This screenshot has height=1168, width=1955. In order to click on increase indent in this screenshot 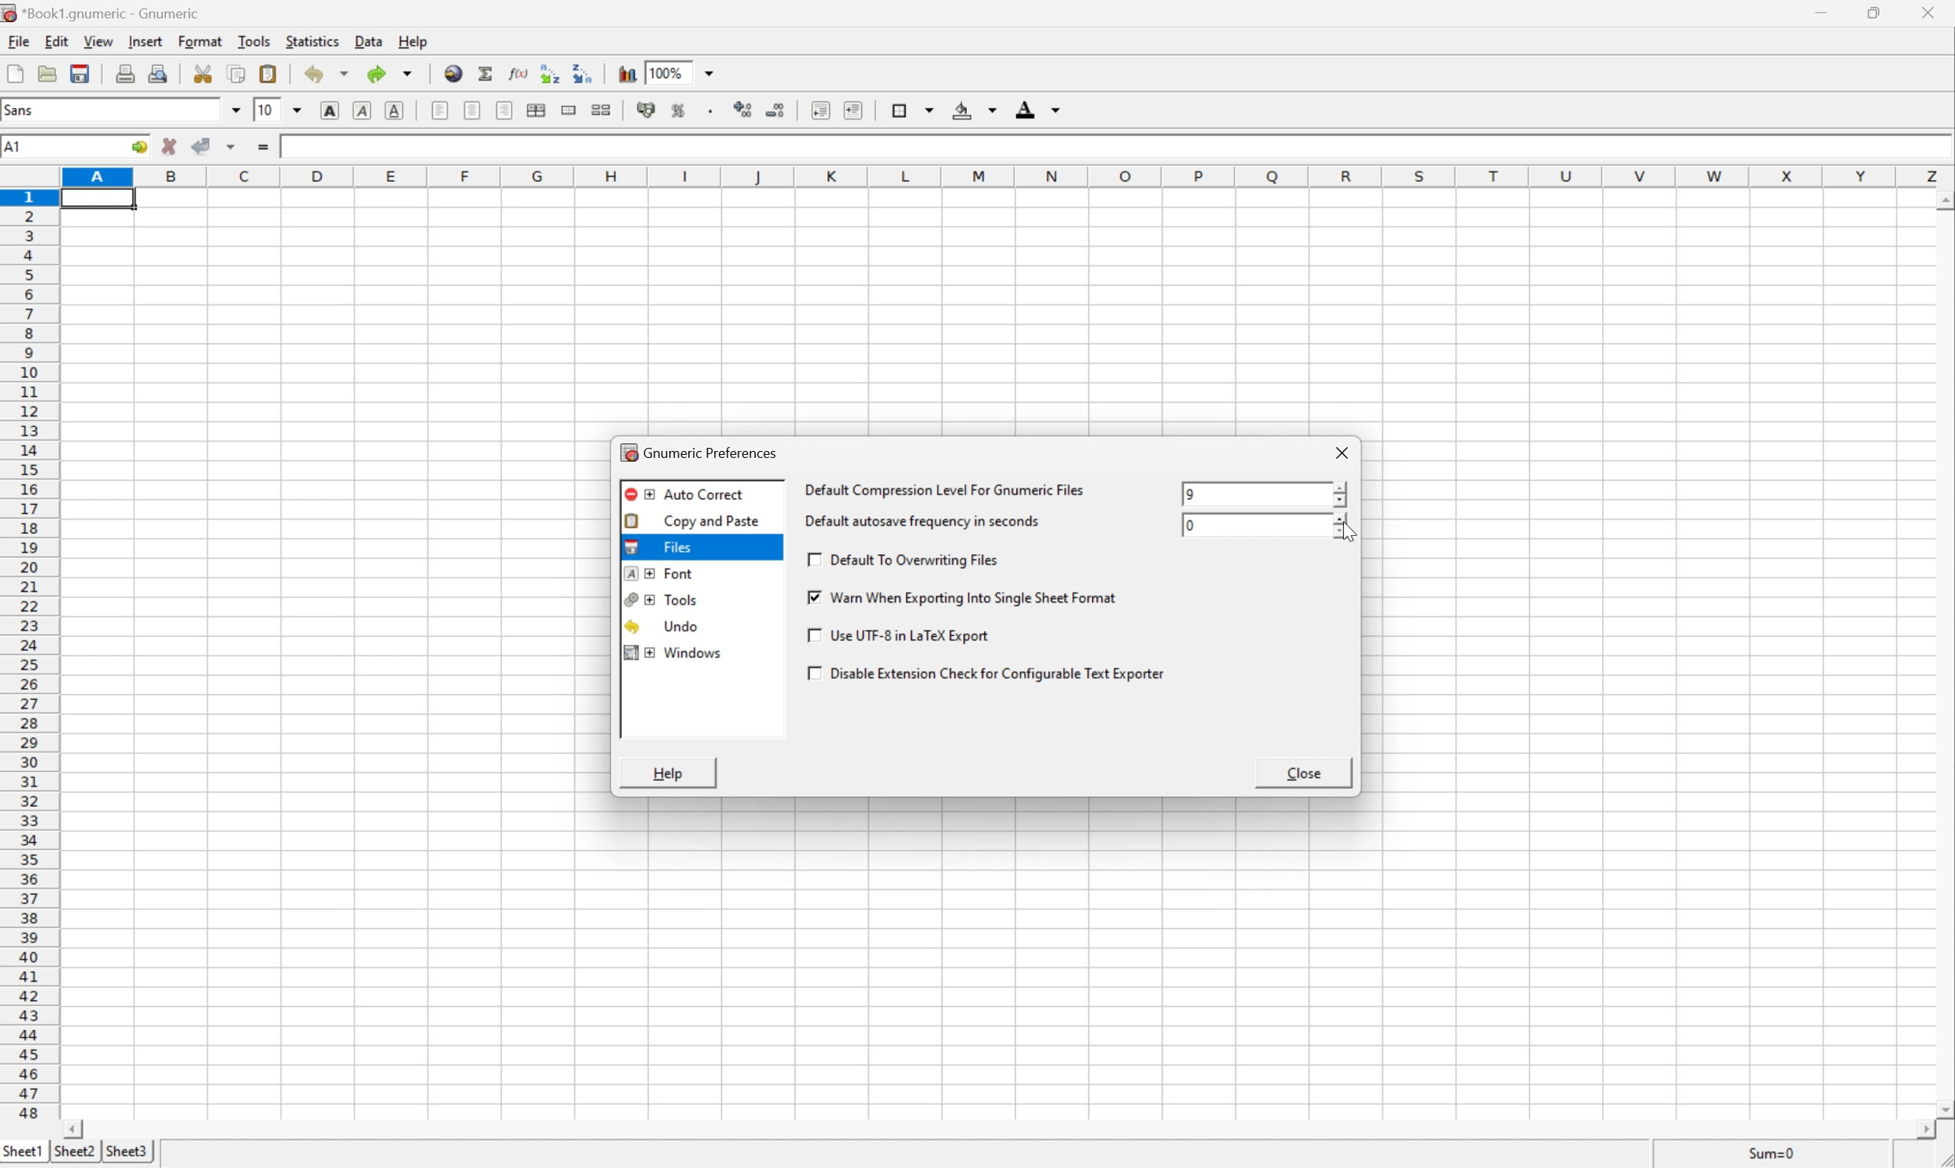, I will do `click(854, 110)`.